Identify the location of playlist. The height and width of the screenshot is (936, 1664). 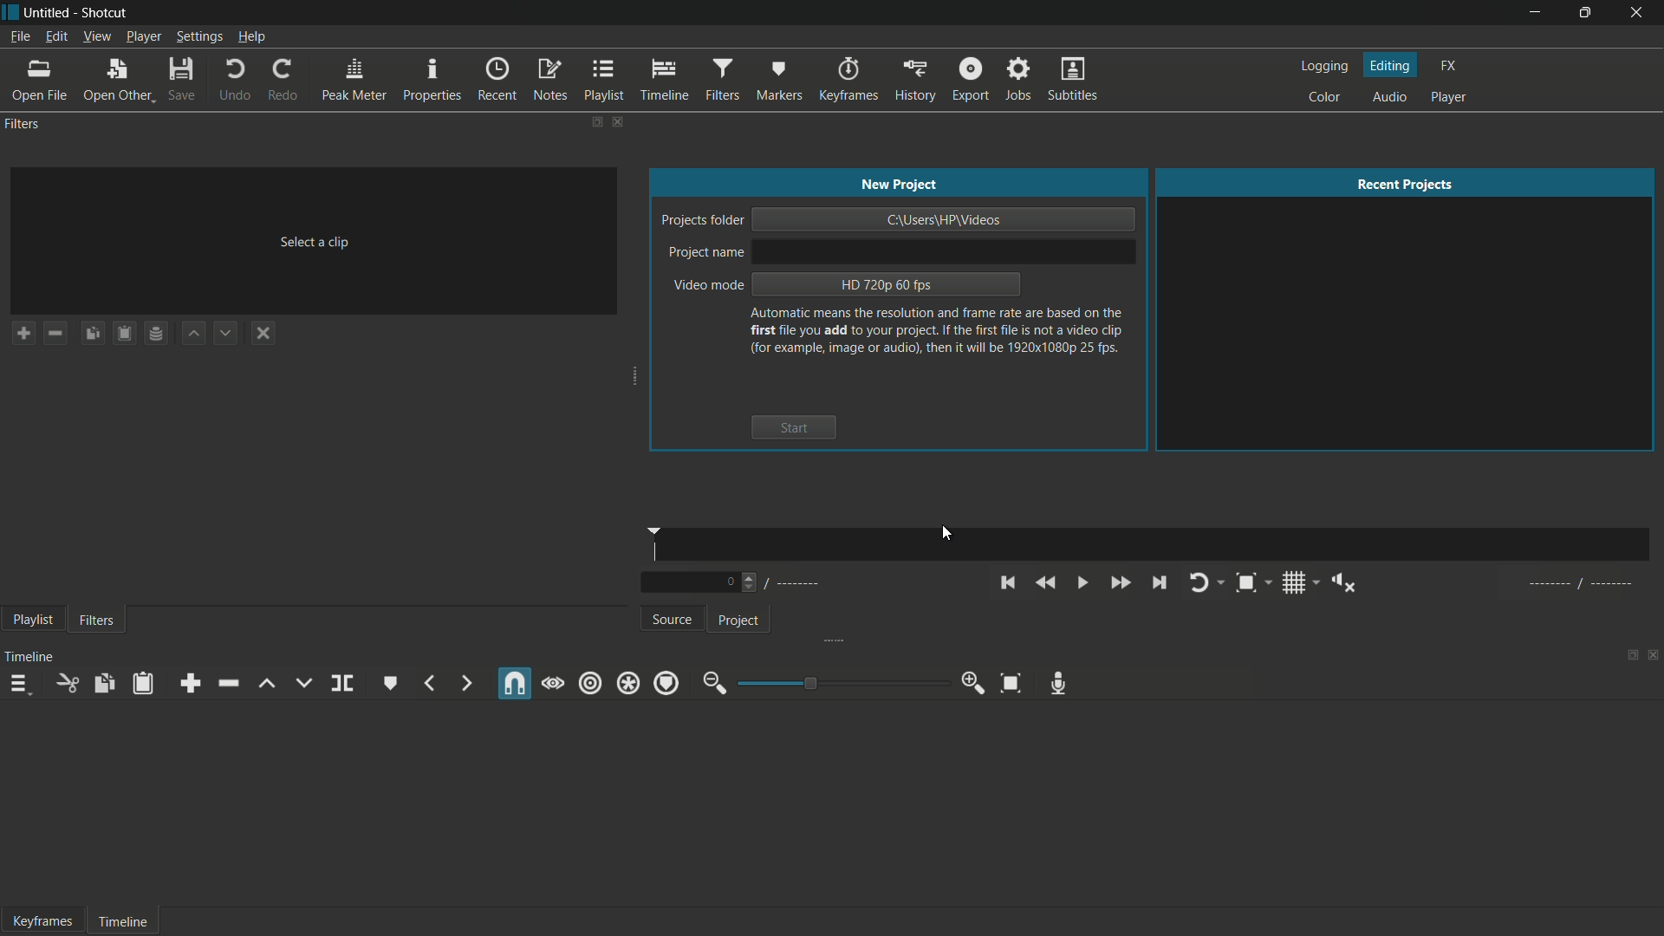
(30, 621).